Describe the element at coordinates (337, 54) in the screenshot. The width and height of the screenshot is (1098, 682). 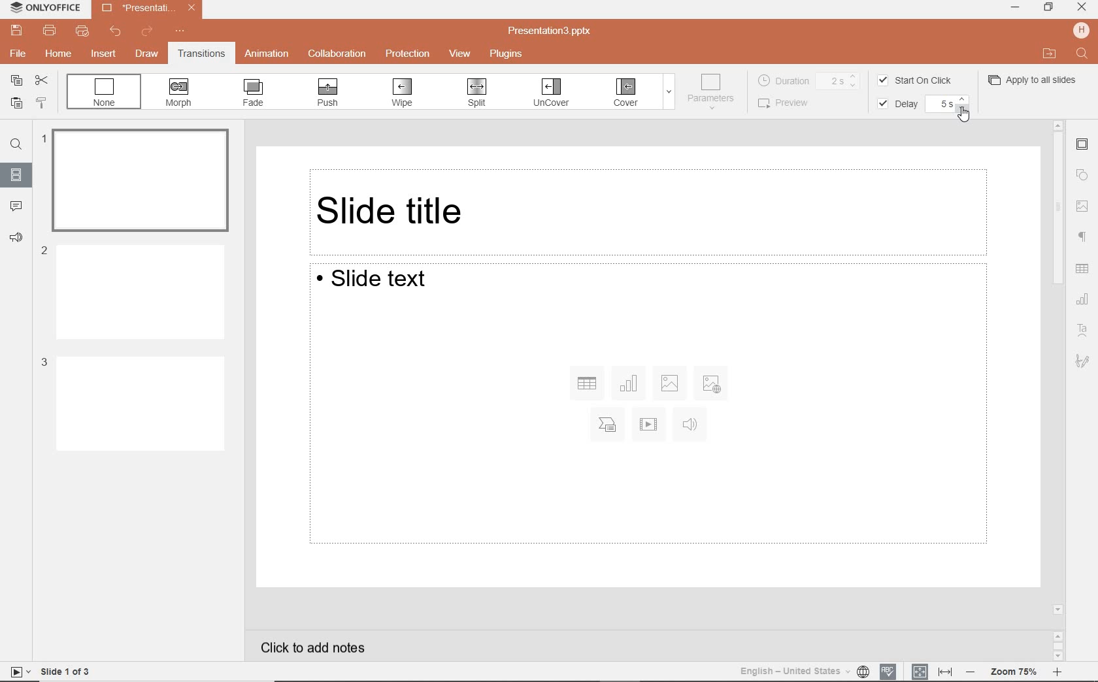
I see `collaboration` at that location.